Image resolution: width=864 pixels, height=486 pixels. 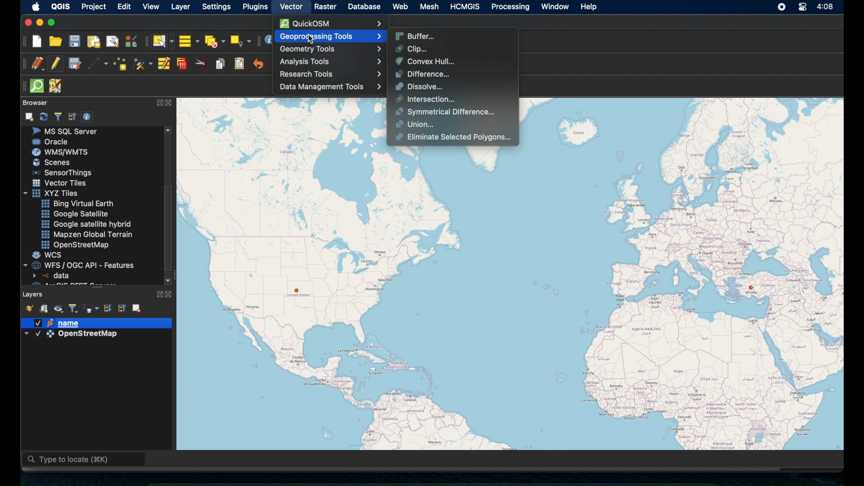 What do you see at coordinates (59, 309) in the screenshot?
I see `manage map. themes` at bounding box center [59, 309].